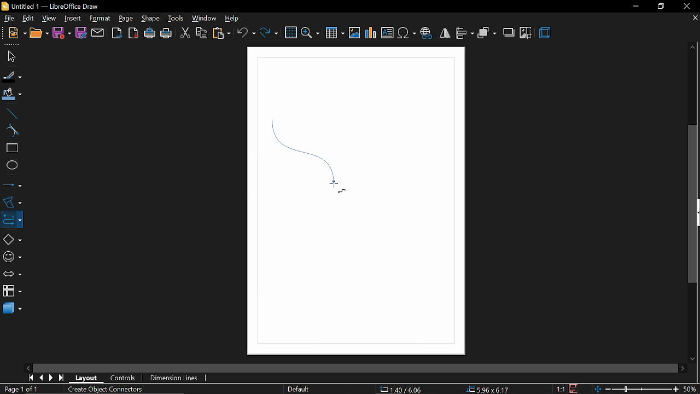 This screenshot has height=394, width=700. Describe the element at coordinates (51, 378) in the screenshot. I see `next page` at that location.